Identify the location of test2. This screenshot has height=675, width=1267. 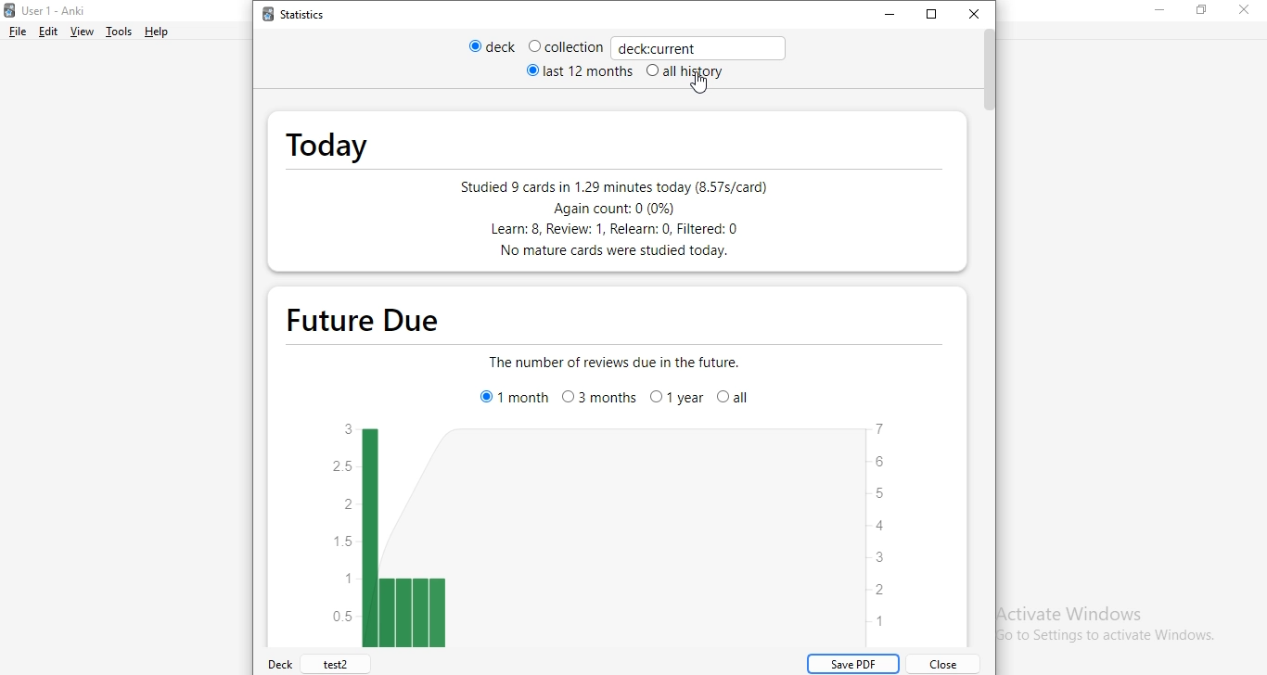
(337, 665).